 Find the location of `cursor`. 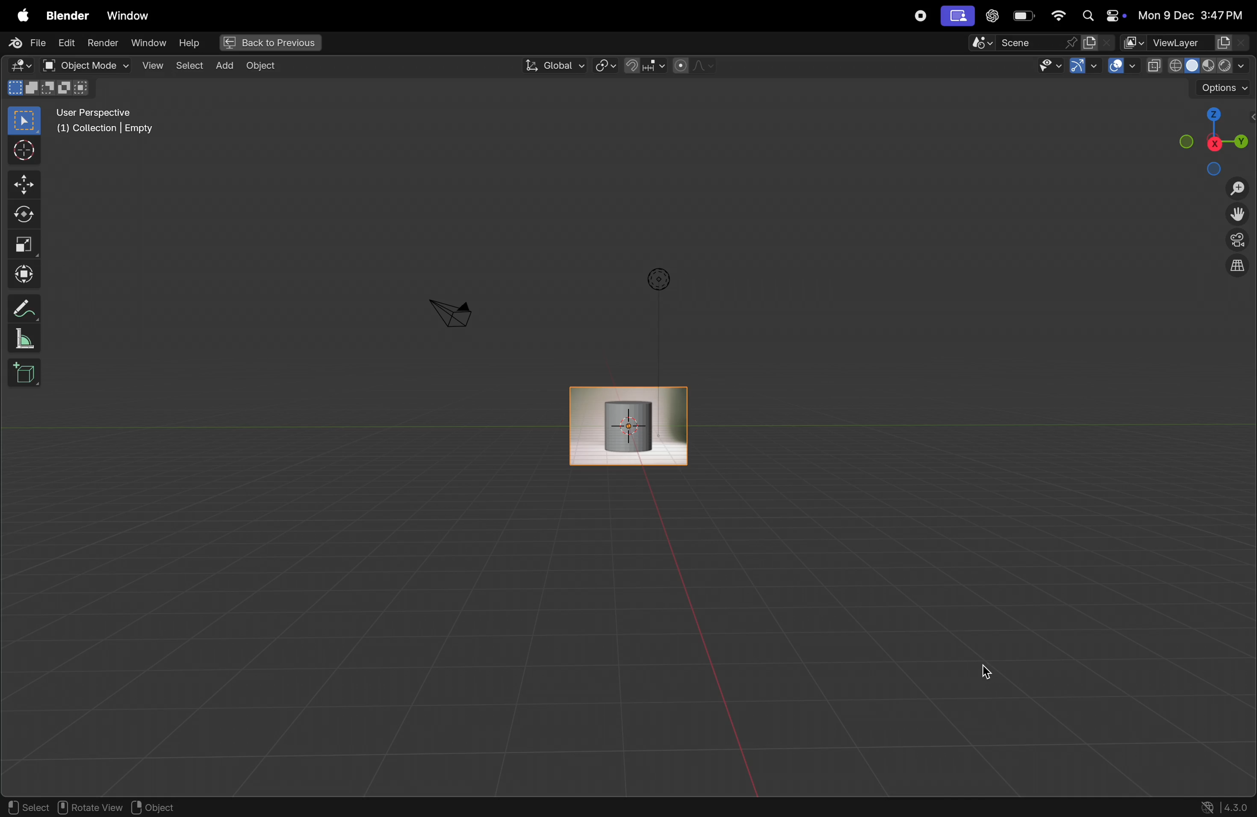

cursor is located at coordinates (771, 454).